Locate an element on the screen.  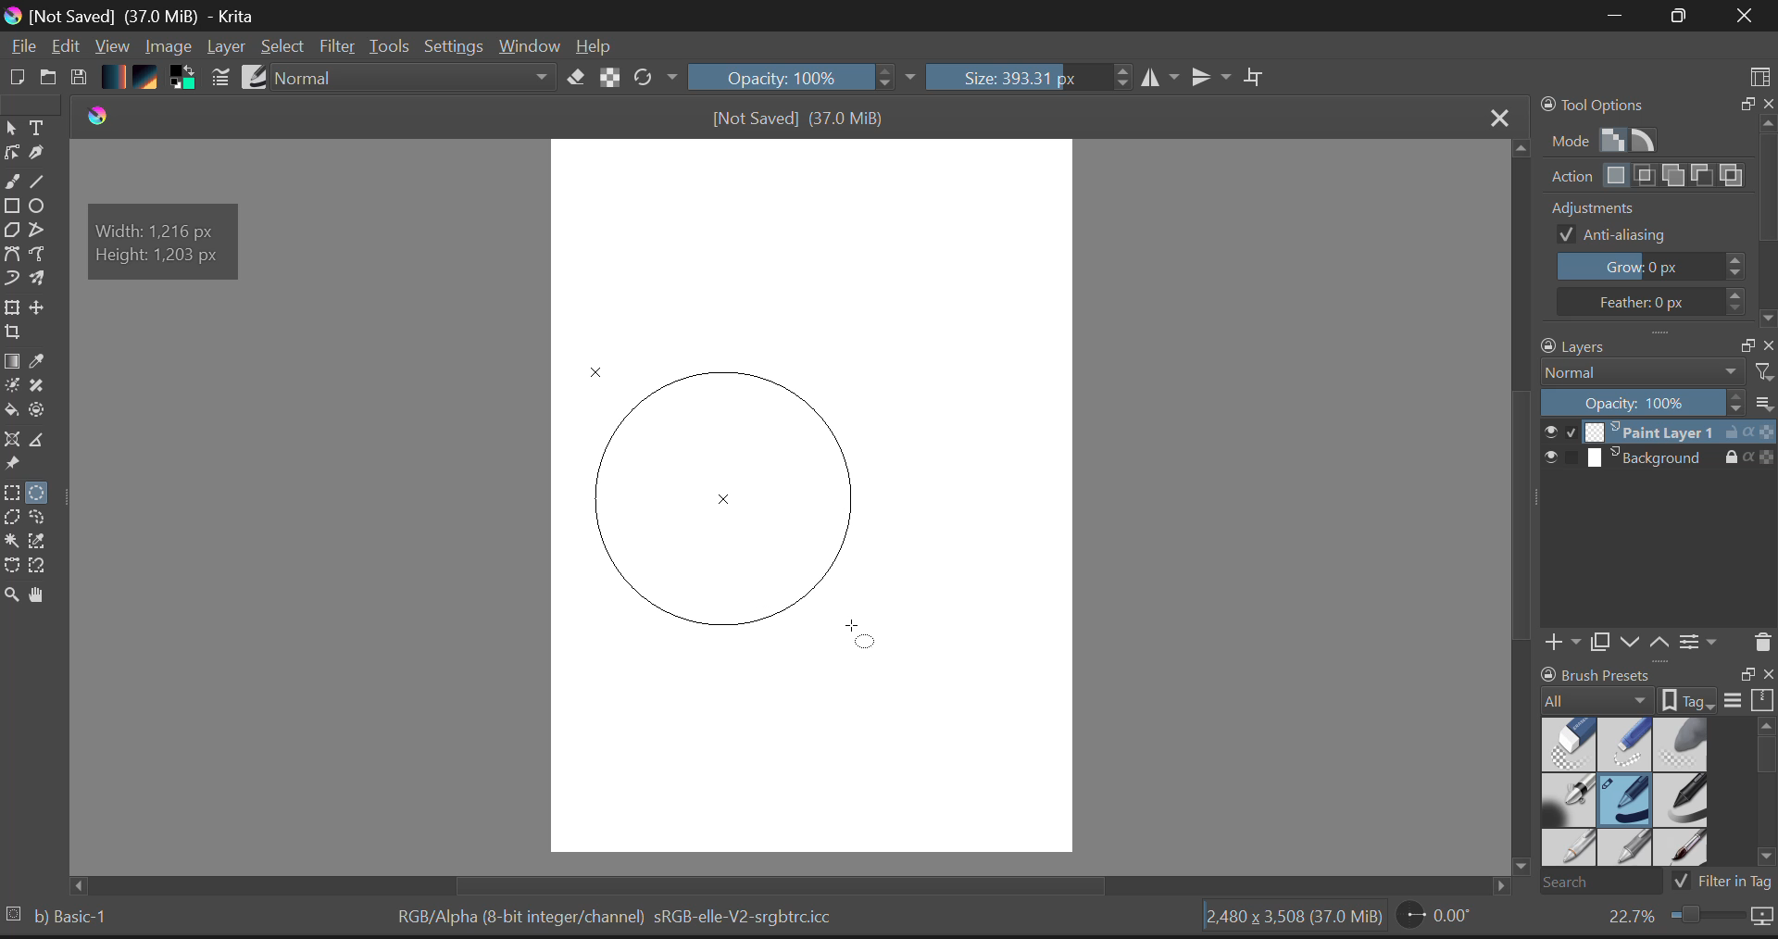
Bezier Curve is located at coordinates (12, 566).